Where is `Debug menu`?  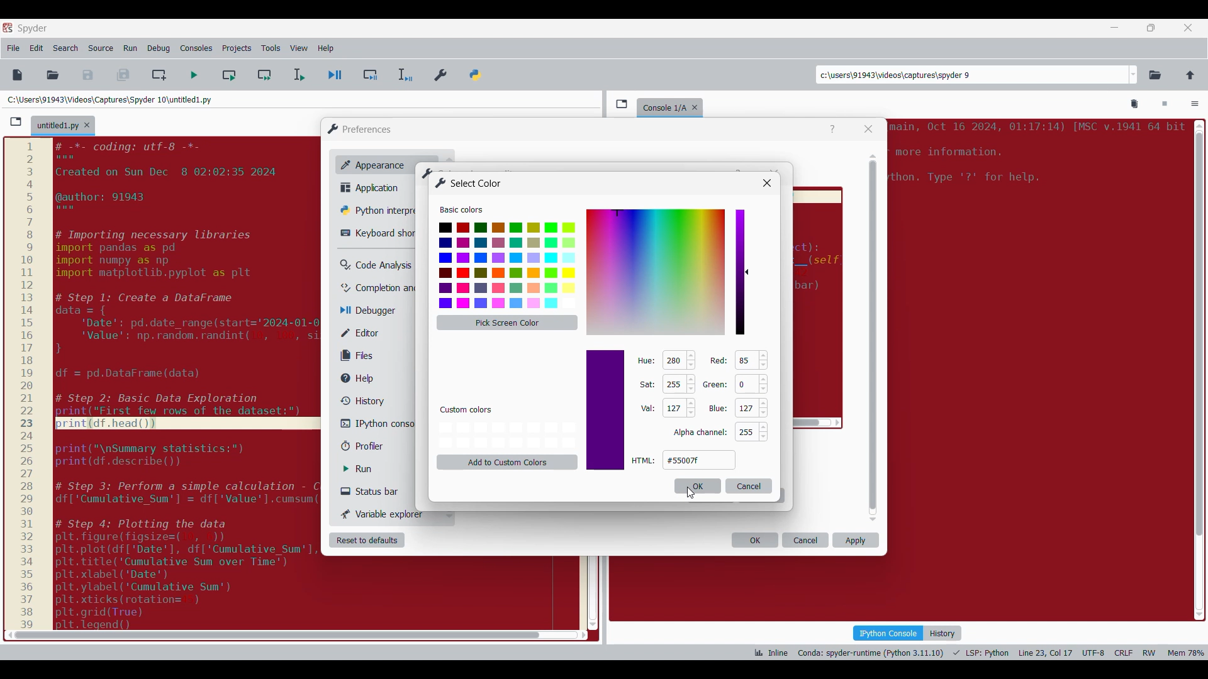
Debug menu is located at coordinates (159, 48).